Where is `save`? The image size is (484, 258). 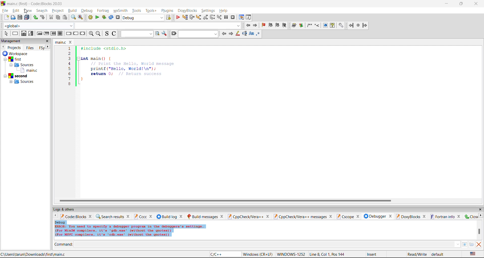 save is located at coordinates (20, 17).